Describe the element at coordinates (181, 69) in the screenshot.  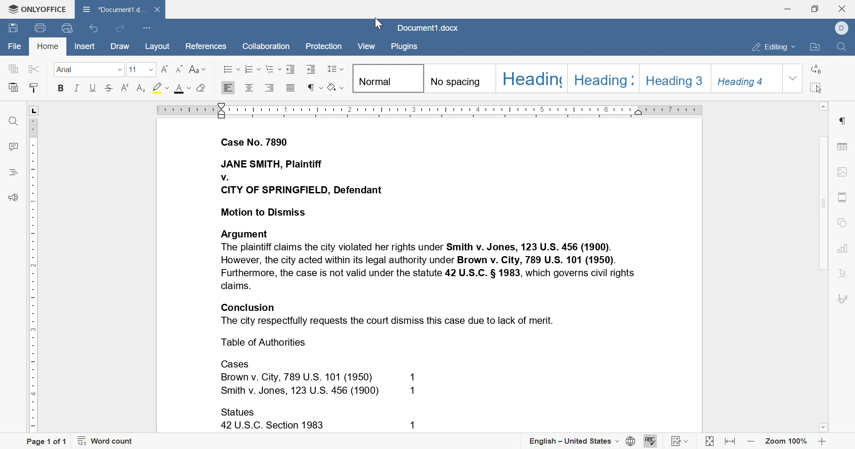
I see `decrement font size` at that location.